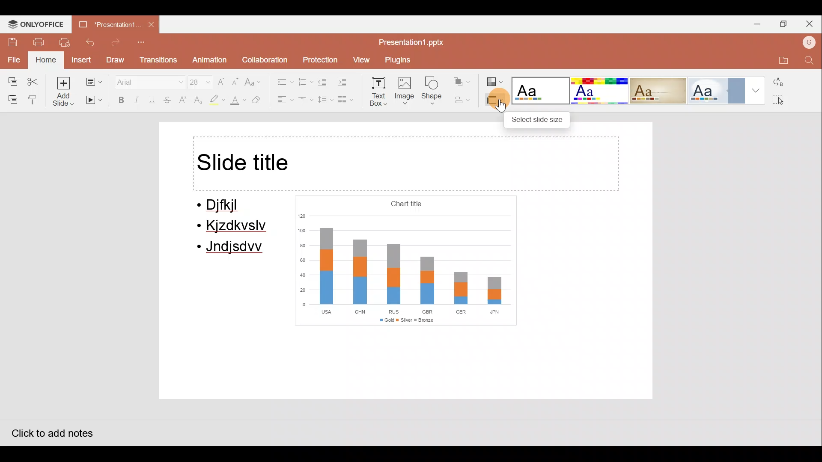  What do you see at coordinates (264, 58) in the screenshot?
I see `Collaboration` at bounding box center [264, 58].